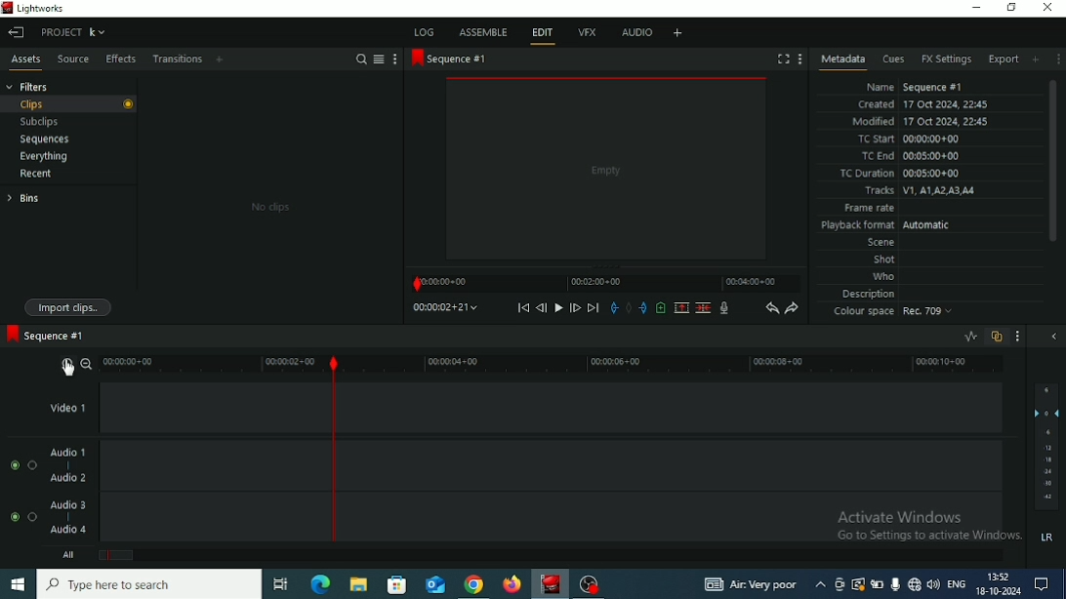  I want to click on Audio 4, so click(67, 530).